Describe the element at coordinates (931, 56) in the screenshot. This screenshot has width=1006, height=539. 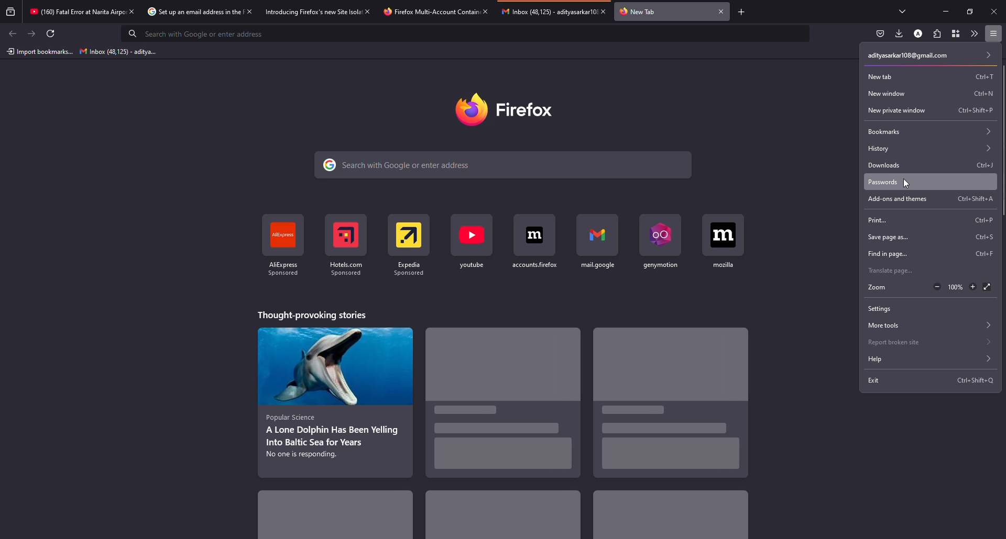
I see `account` at that location.